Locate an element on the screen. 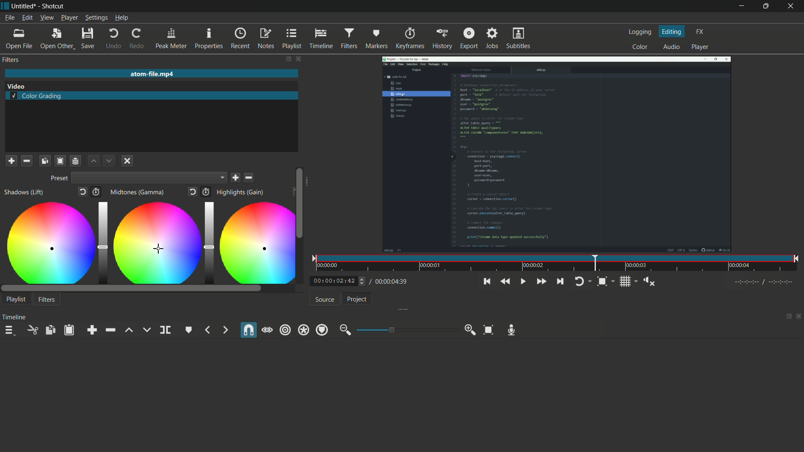  previous marker is located at coordinates (208, 330).